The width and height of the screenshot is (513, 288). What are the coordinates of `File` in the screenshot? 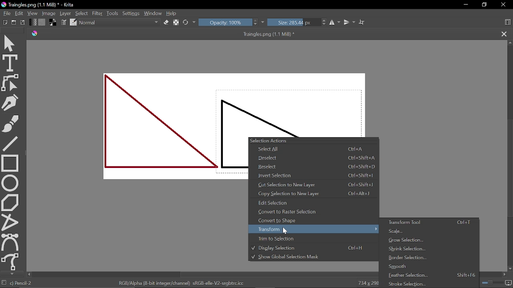 It's located at (6, 13).